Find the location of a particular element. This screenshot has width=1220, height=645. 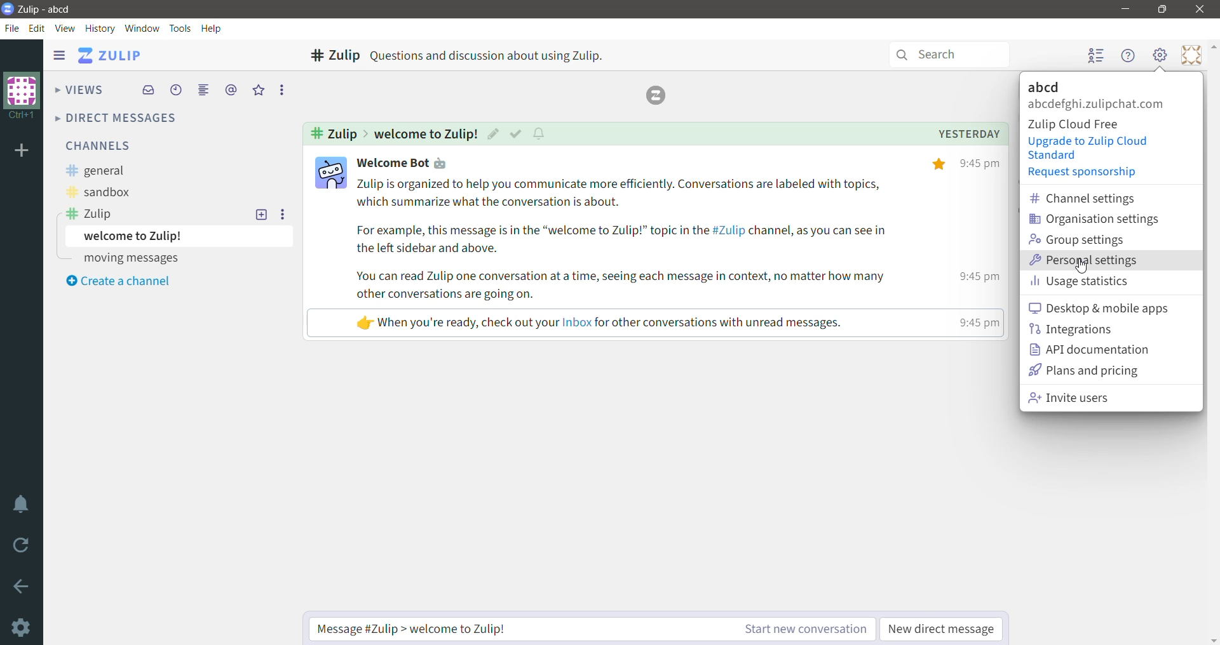

 is located at coordinates (1094, 219).